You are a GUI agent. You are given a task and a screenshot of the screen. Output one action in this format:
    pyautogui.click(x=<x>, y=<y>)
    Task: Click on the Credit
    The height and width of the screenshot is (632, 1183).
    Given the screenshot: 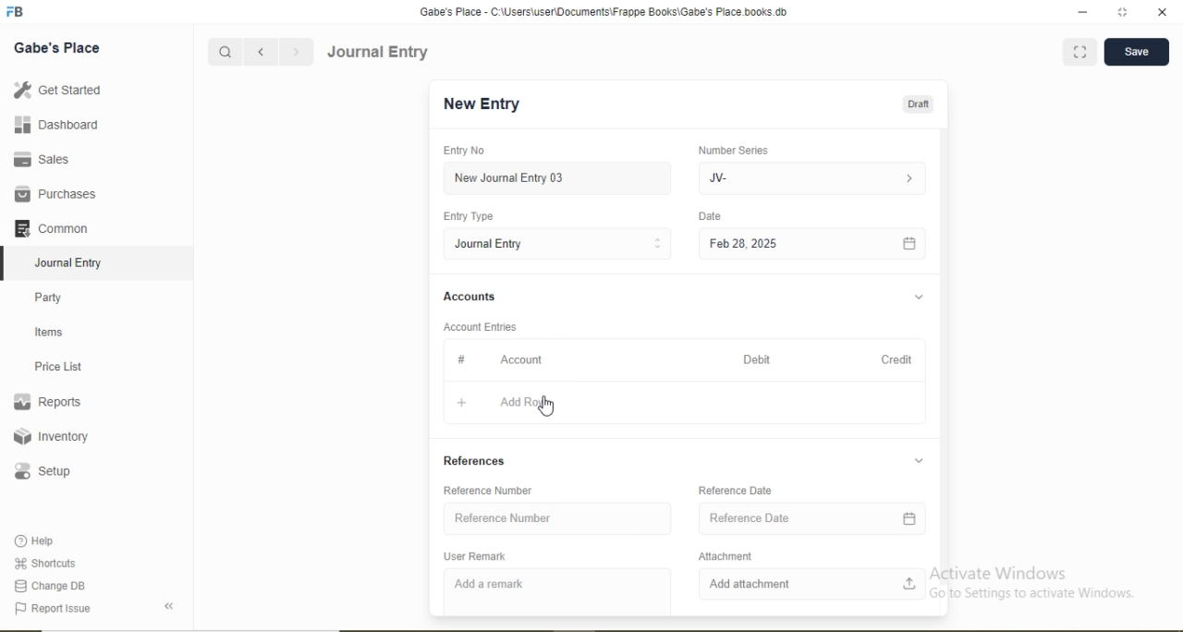 What is the action you would take?
    pyautogui.click(x=896, y=359)
    